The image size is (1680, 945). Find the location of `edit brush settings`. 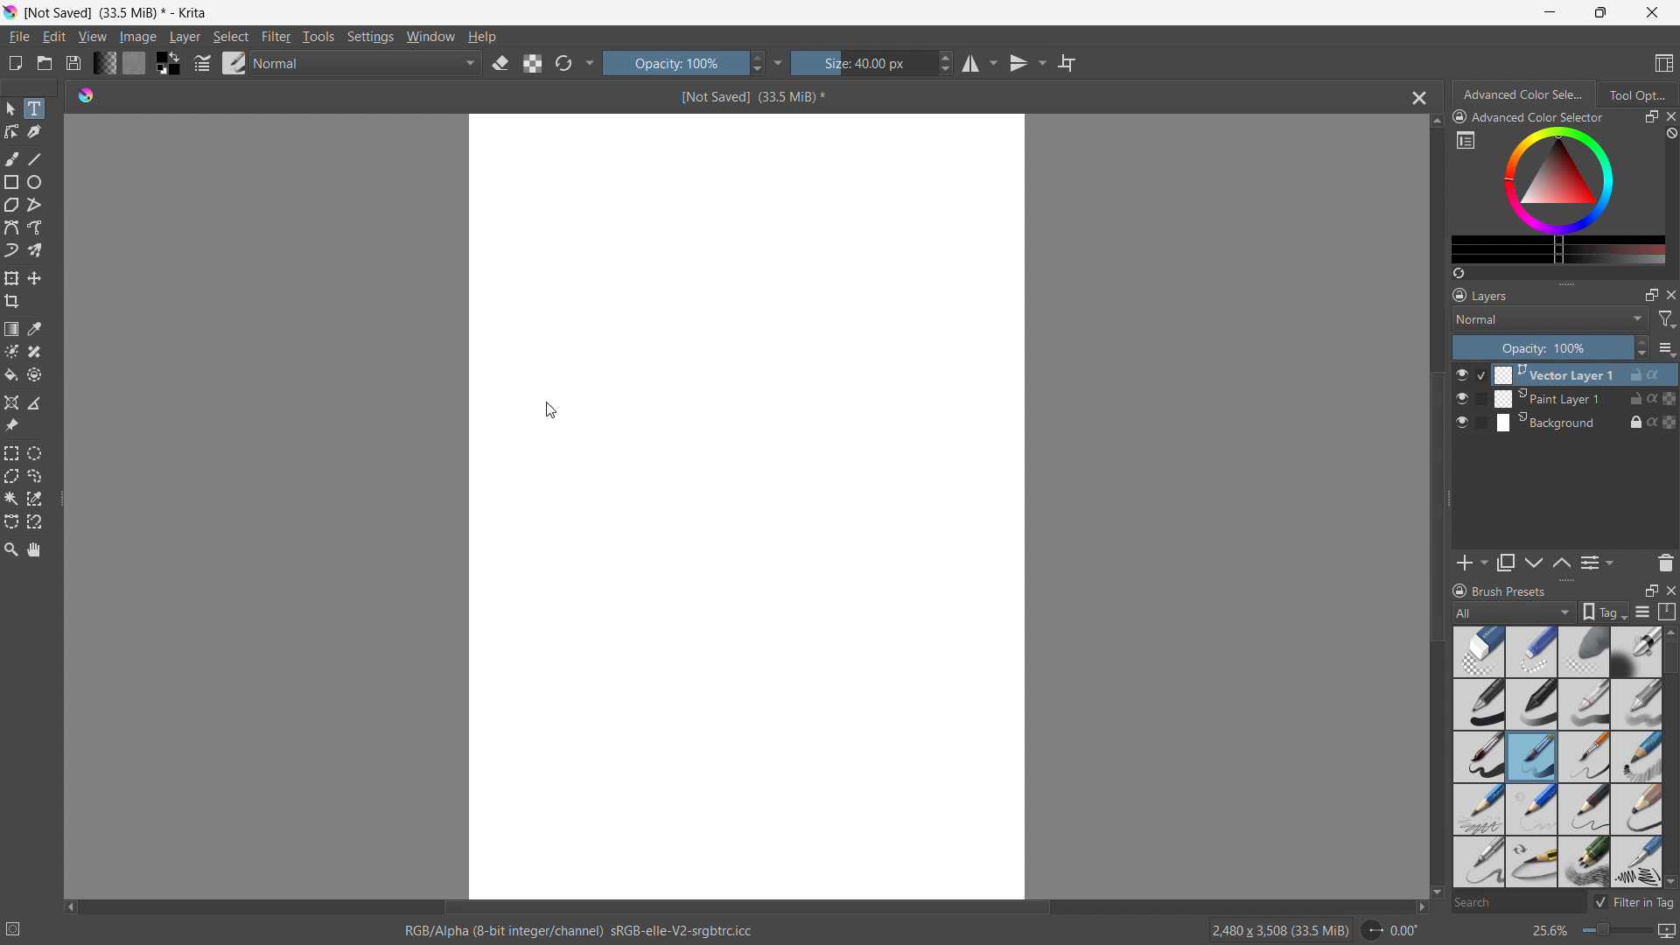

edit brush settings is located at coordinates (202, 63).